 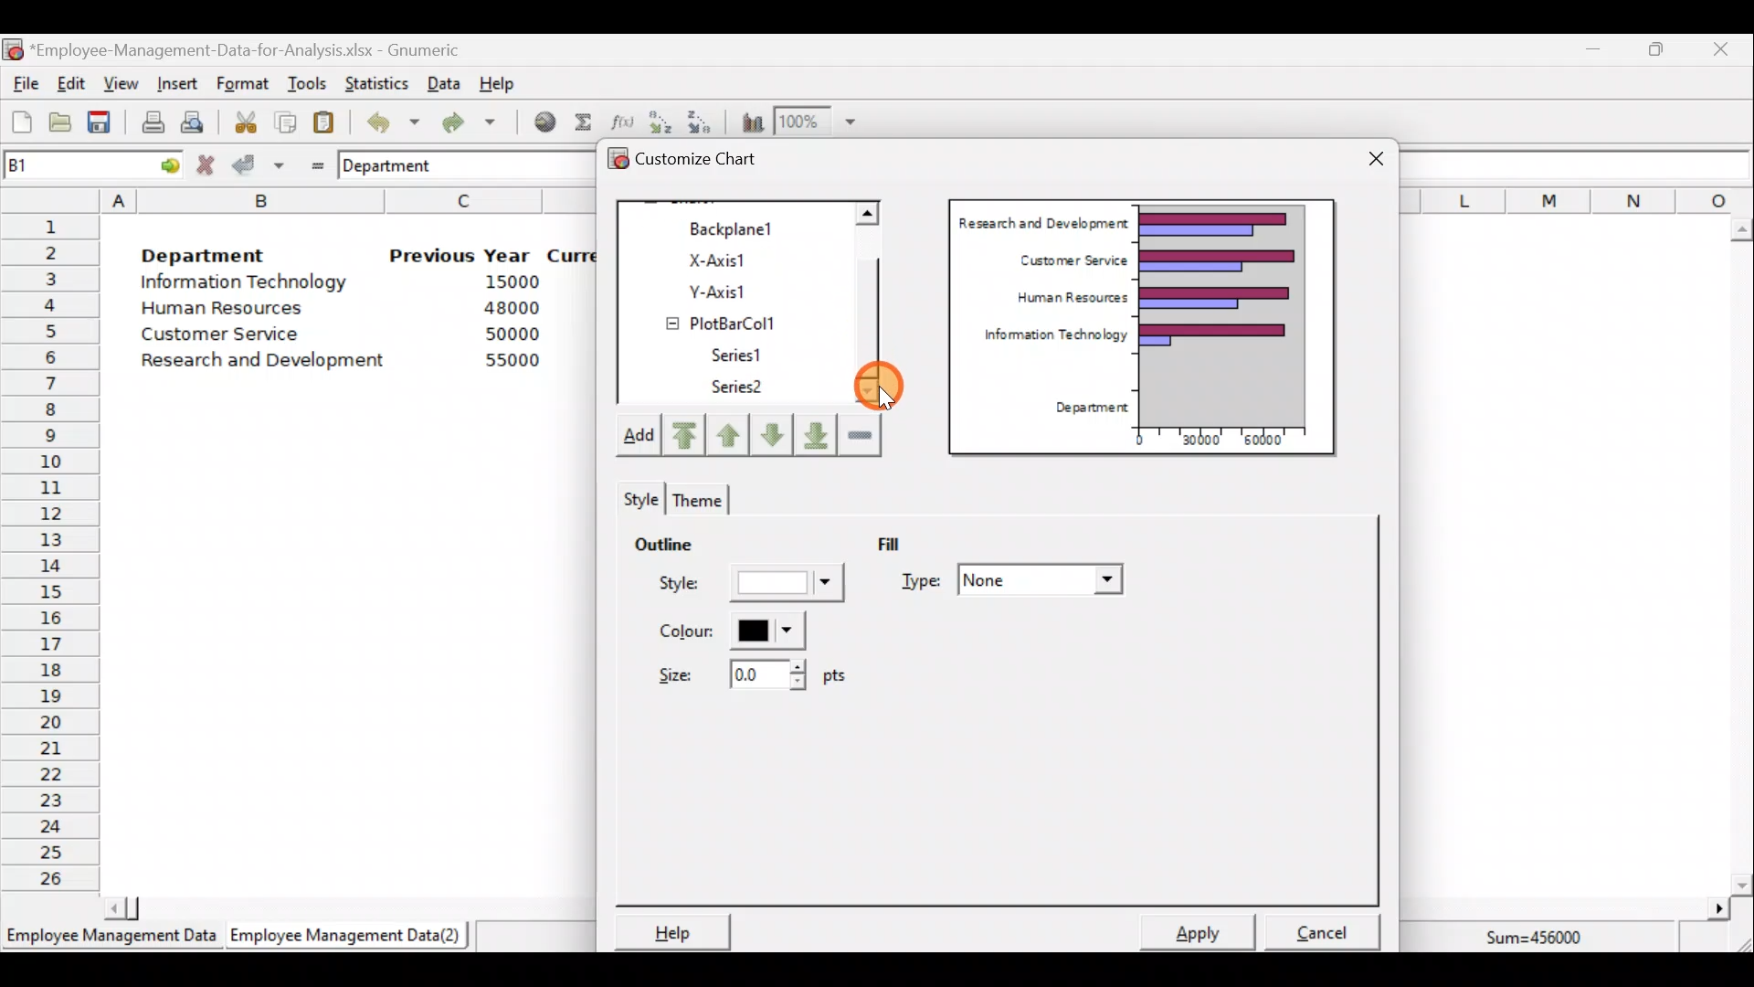 What do you see at coordinates (399, 164) in the screenshot?
I see `Department` at bounding box center [399, 164].